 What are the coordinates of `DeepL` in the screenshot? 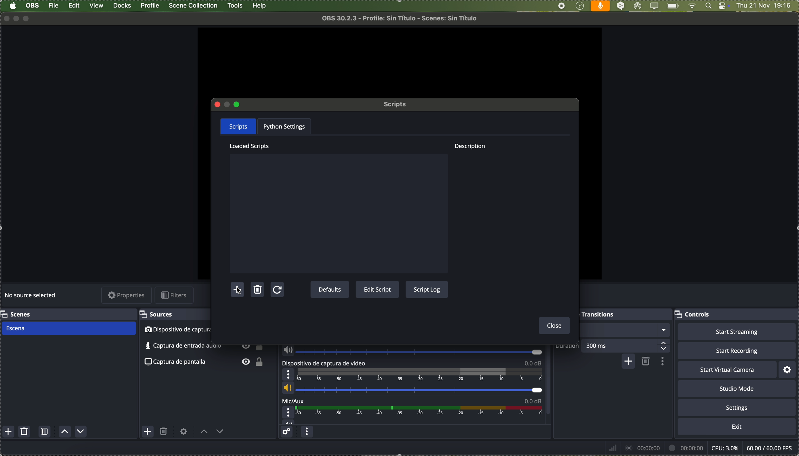 It's located at (621, 6).